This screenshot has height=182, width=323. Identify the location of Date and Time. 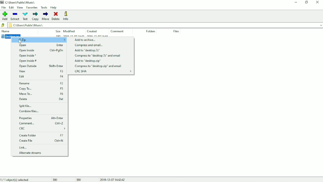
(112, 179).